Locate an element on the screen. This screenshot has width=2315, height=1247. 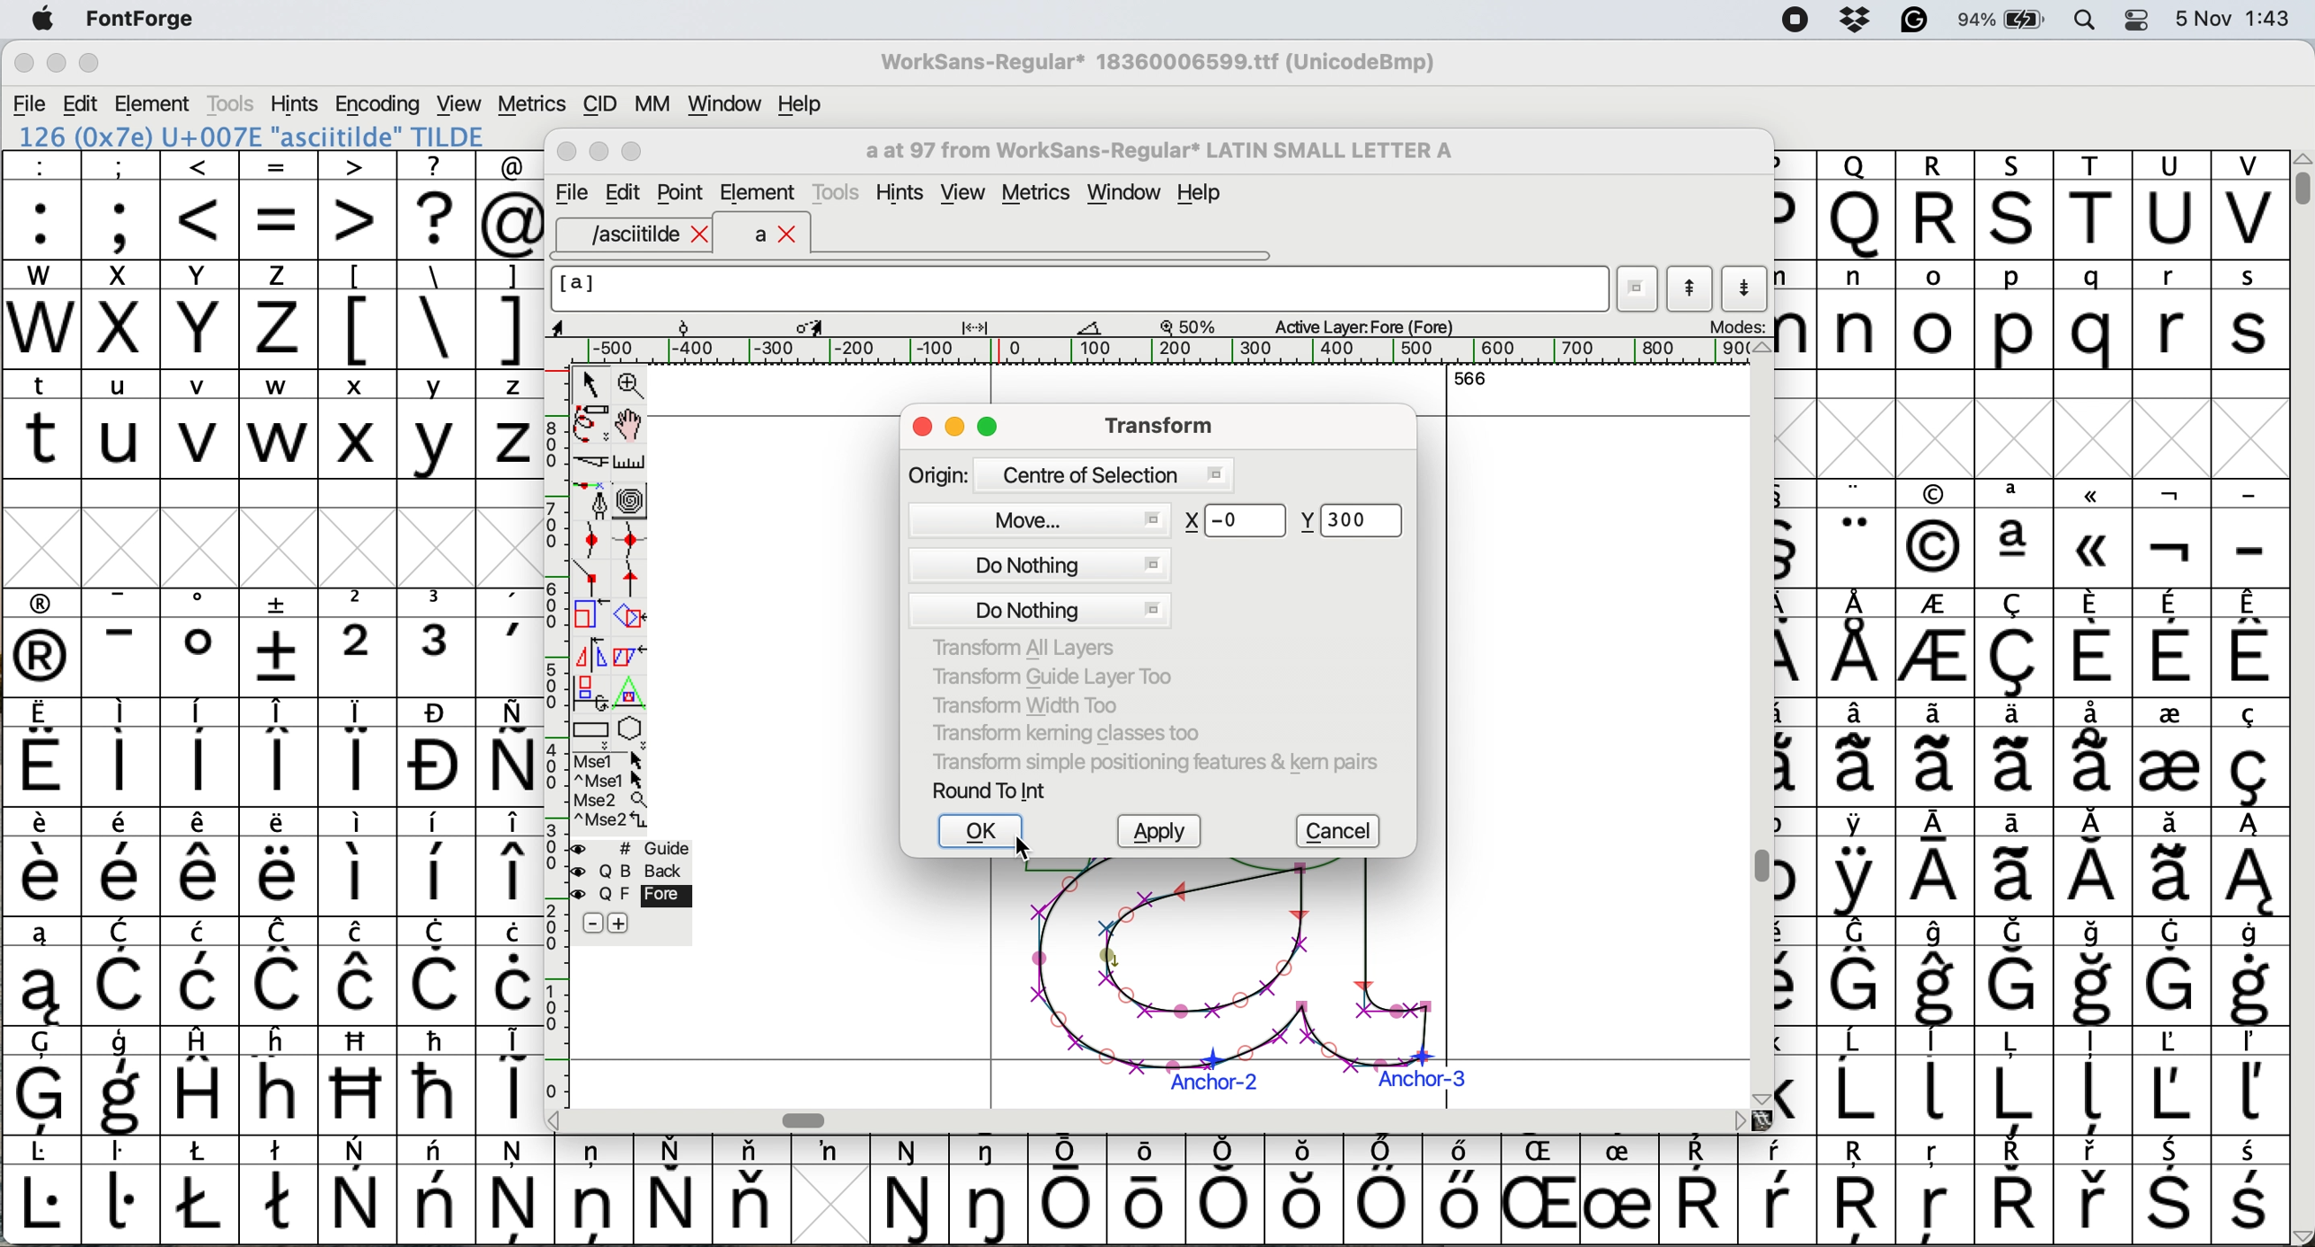
element is located at coordinates (155, 103).